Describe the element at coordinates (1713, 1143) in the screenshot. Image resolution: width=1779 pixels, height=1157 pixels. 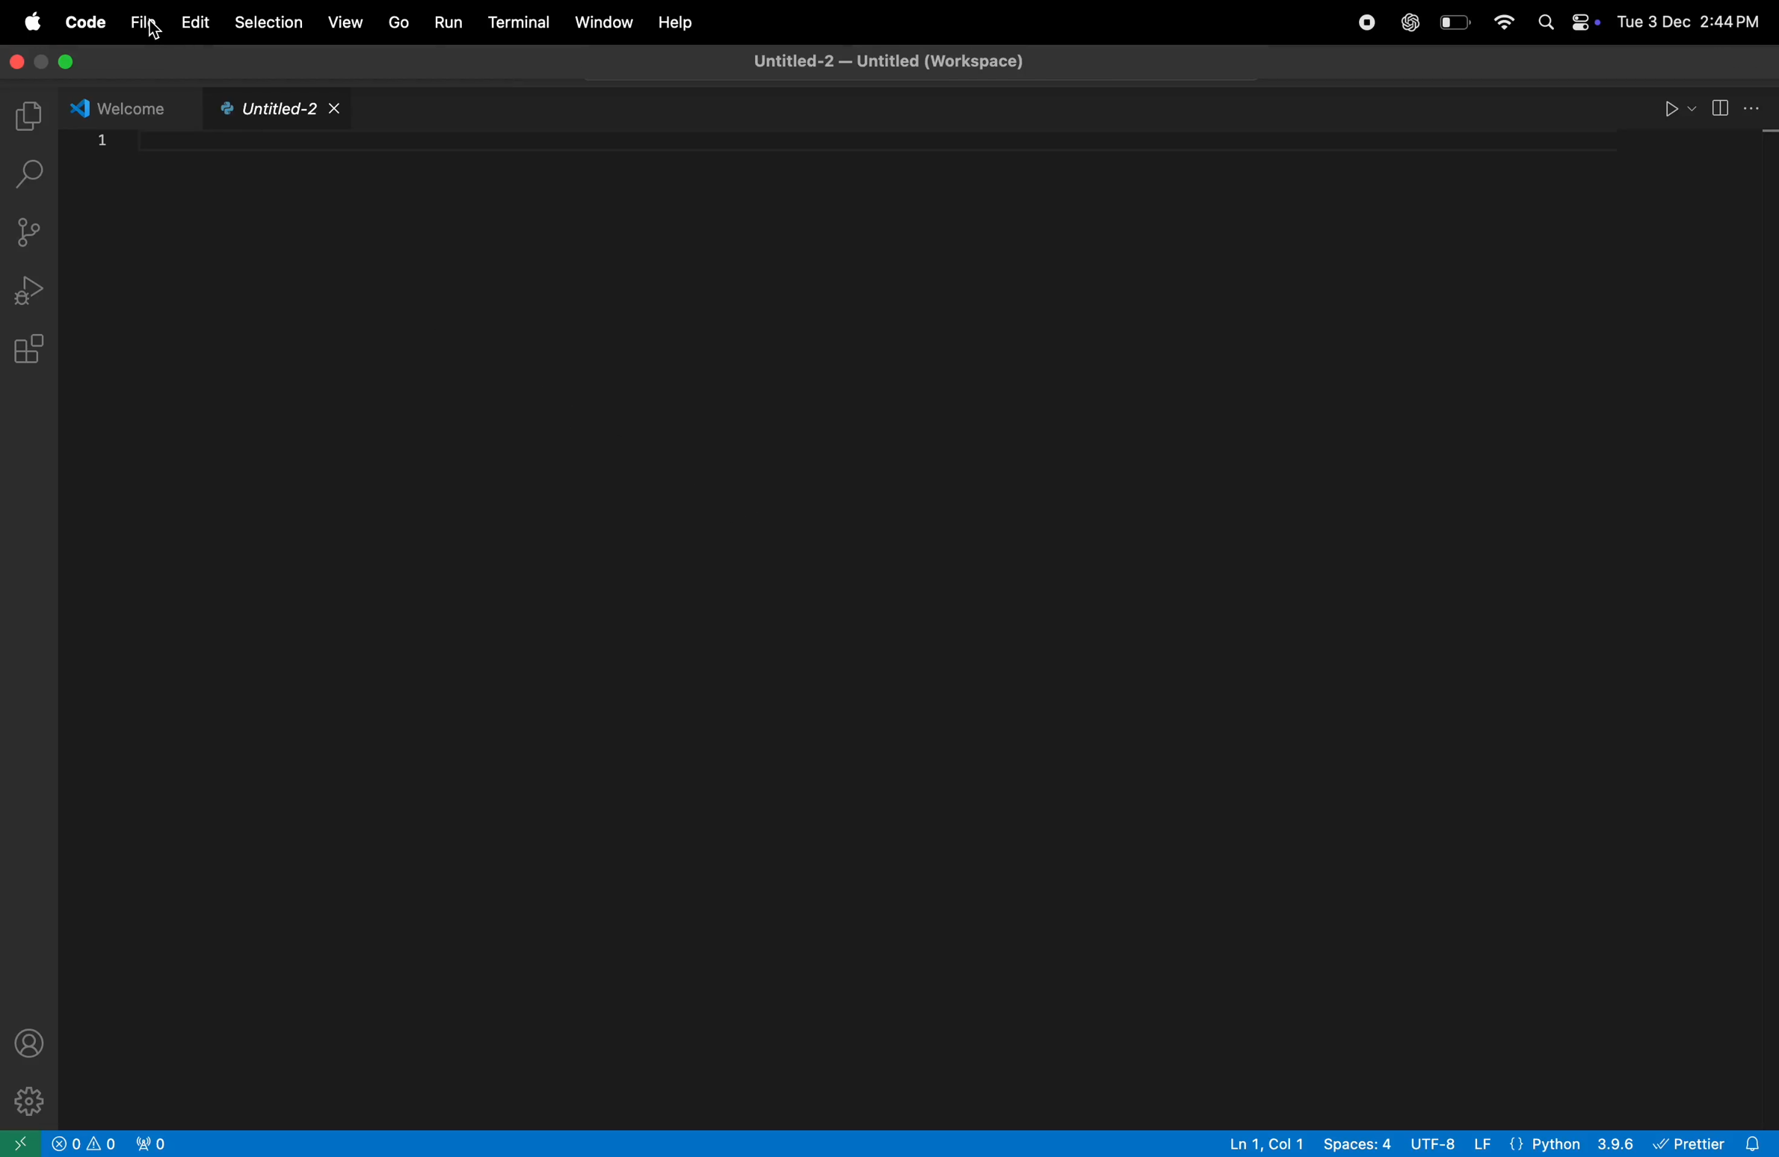
I see `prettier extensions` at that location.